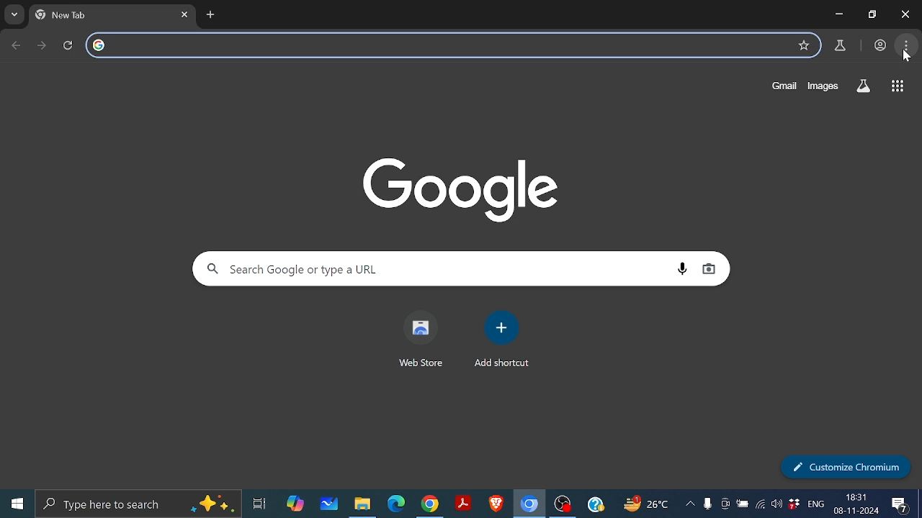  Describe the element at coordinates (16, 504) in the screenshot. I see `windows menu` at that location.